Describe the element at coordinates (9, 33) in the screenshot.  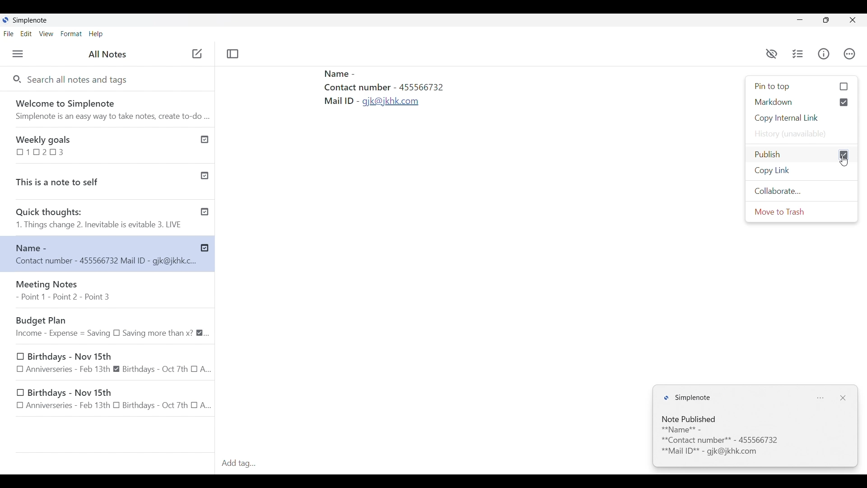
I see `File menu` at that location.